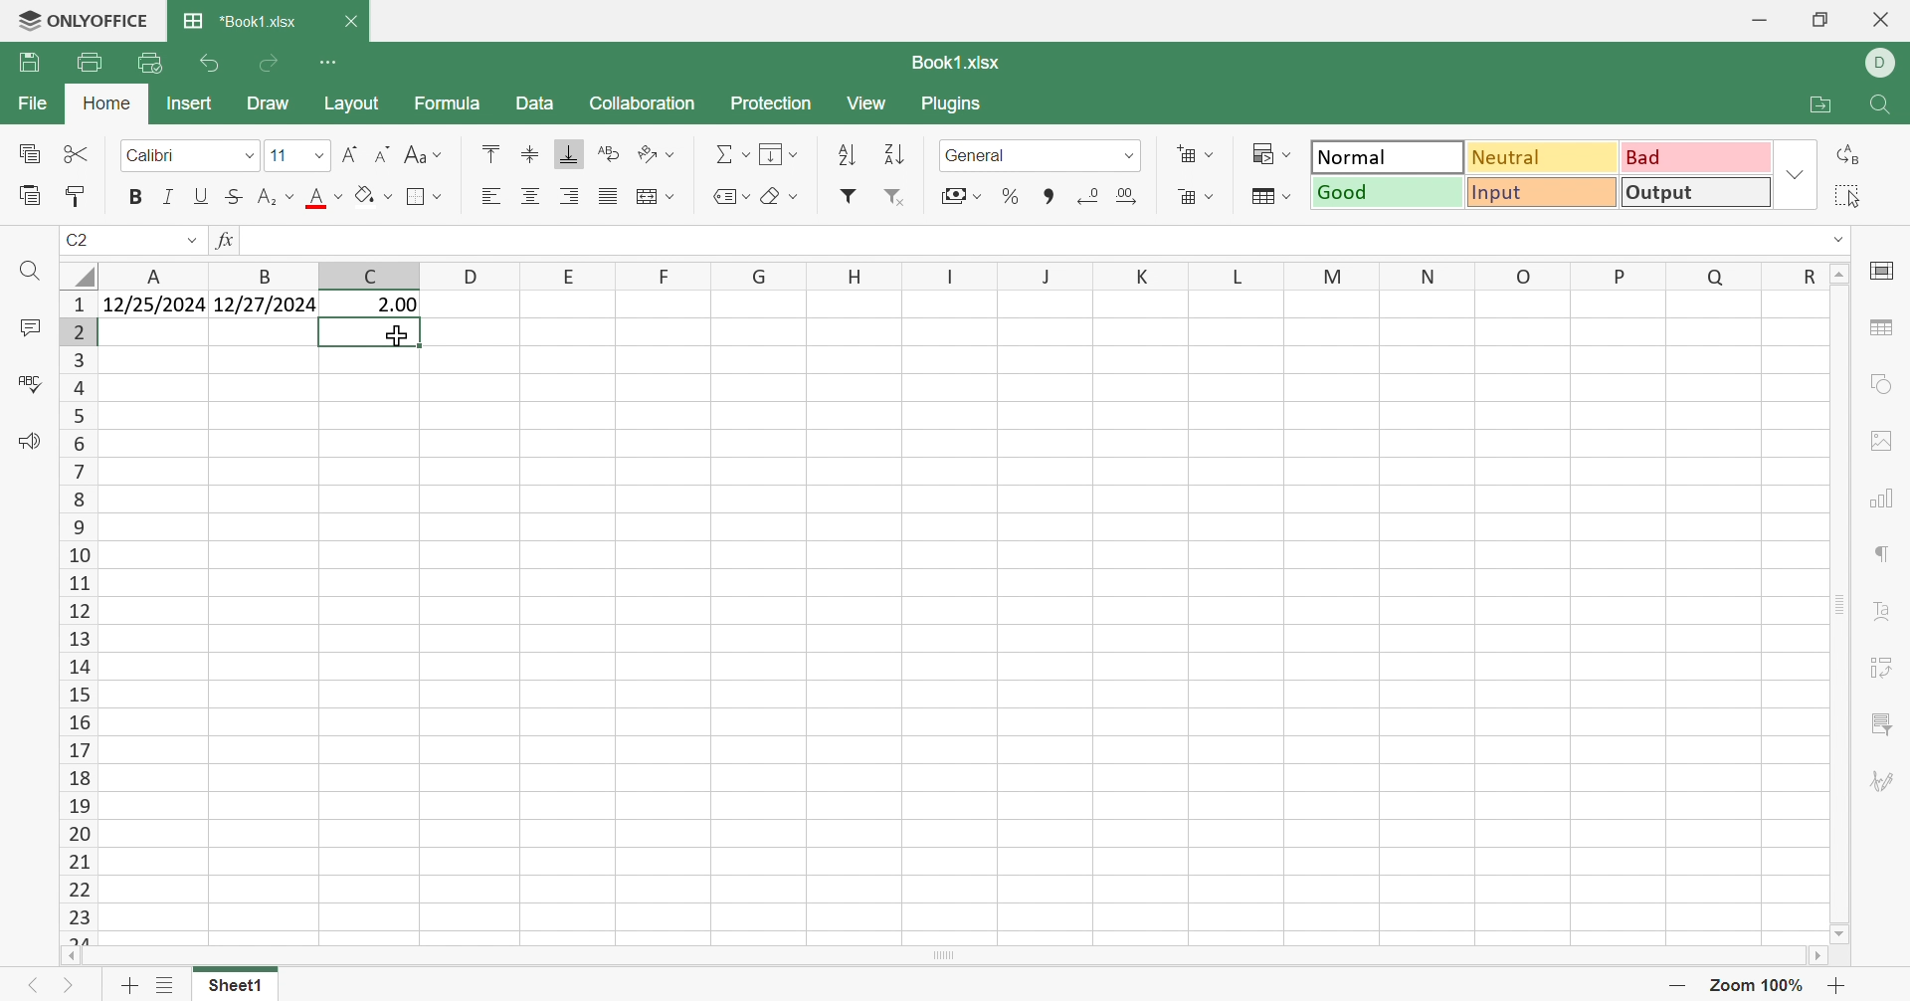 Image resolution: width=1910 pixels, height=1001 pixels. I want to click on List of Sheet, so click(164, 986).